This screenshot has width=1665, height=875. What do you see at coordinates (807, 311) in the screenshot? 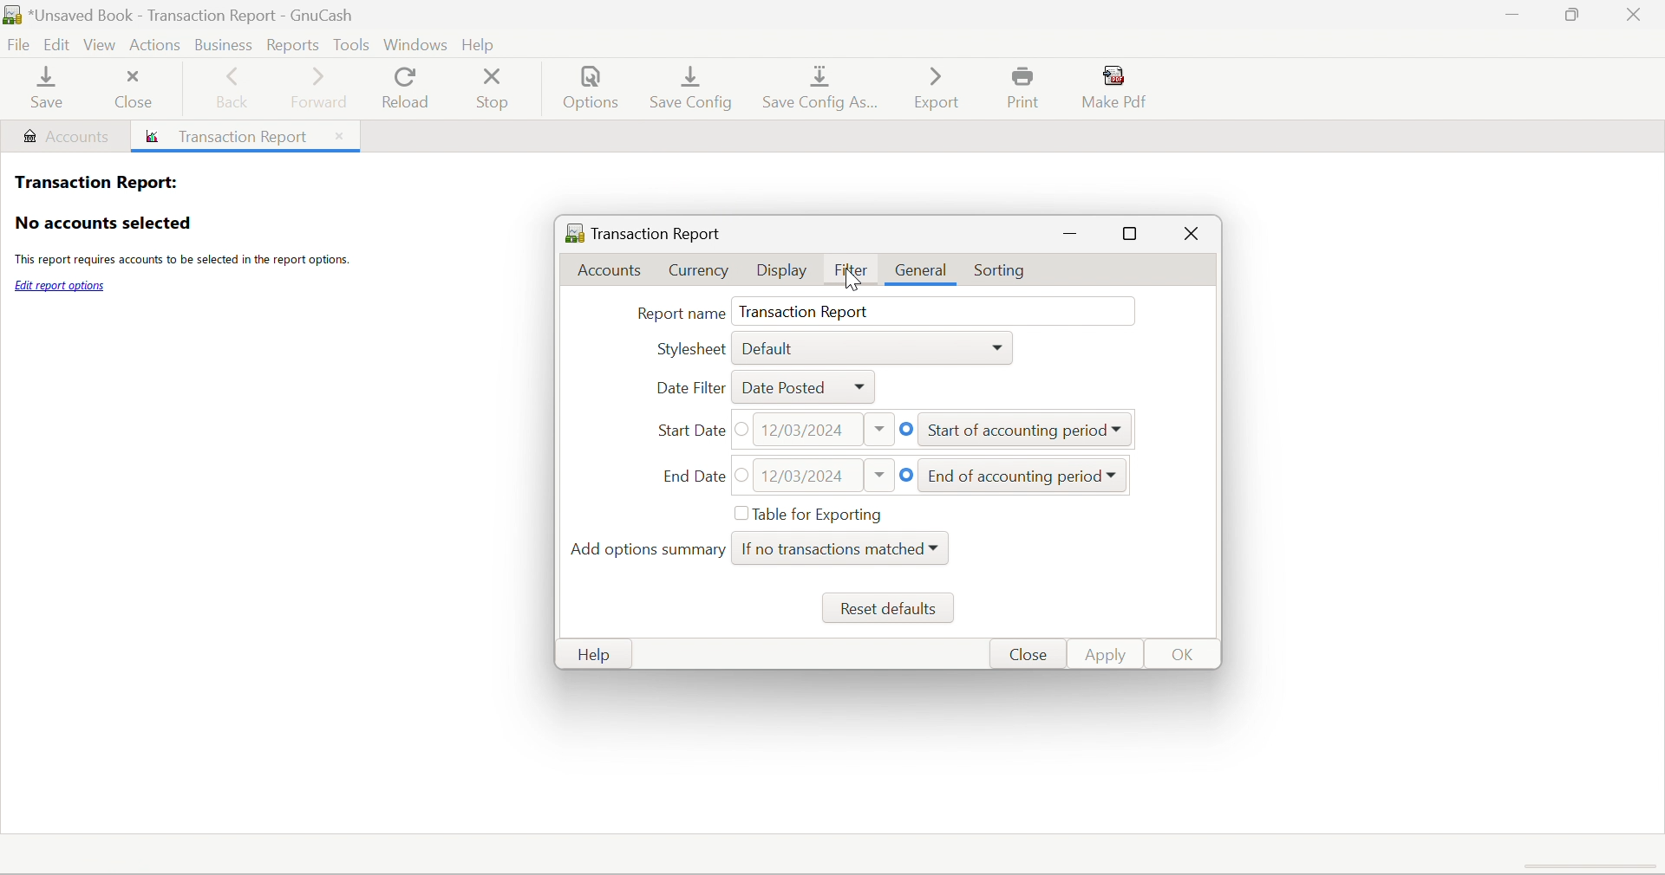
I see `Transaction Report` at bounding box center [807, 311].